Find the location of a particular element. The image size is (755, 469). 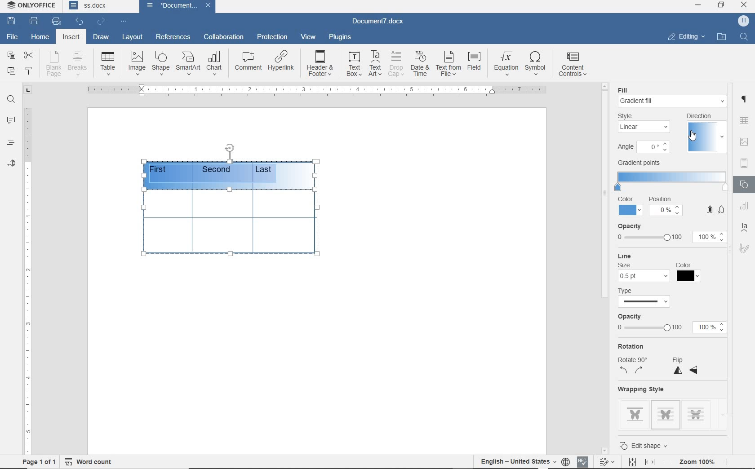

rotate 90 degree is located at coordinates (639, 367).